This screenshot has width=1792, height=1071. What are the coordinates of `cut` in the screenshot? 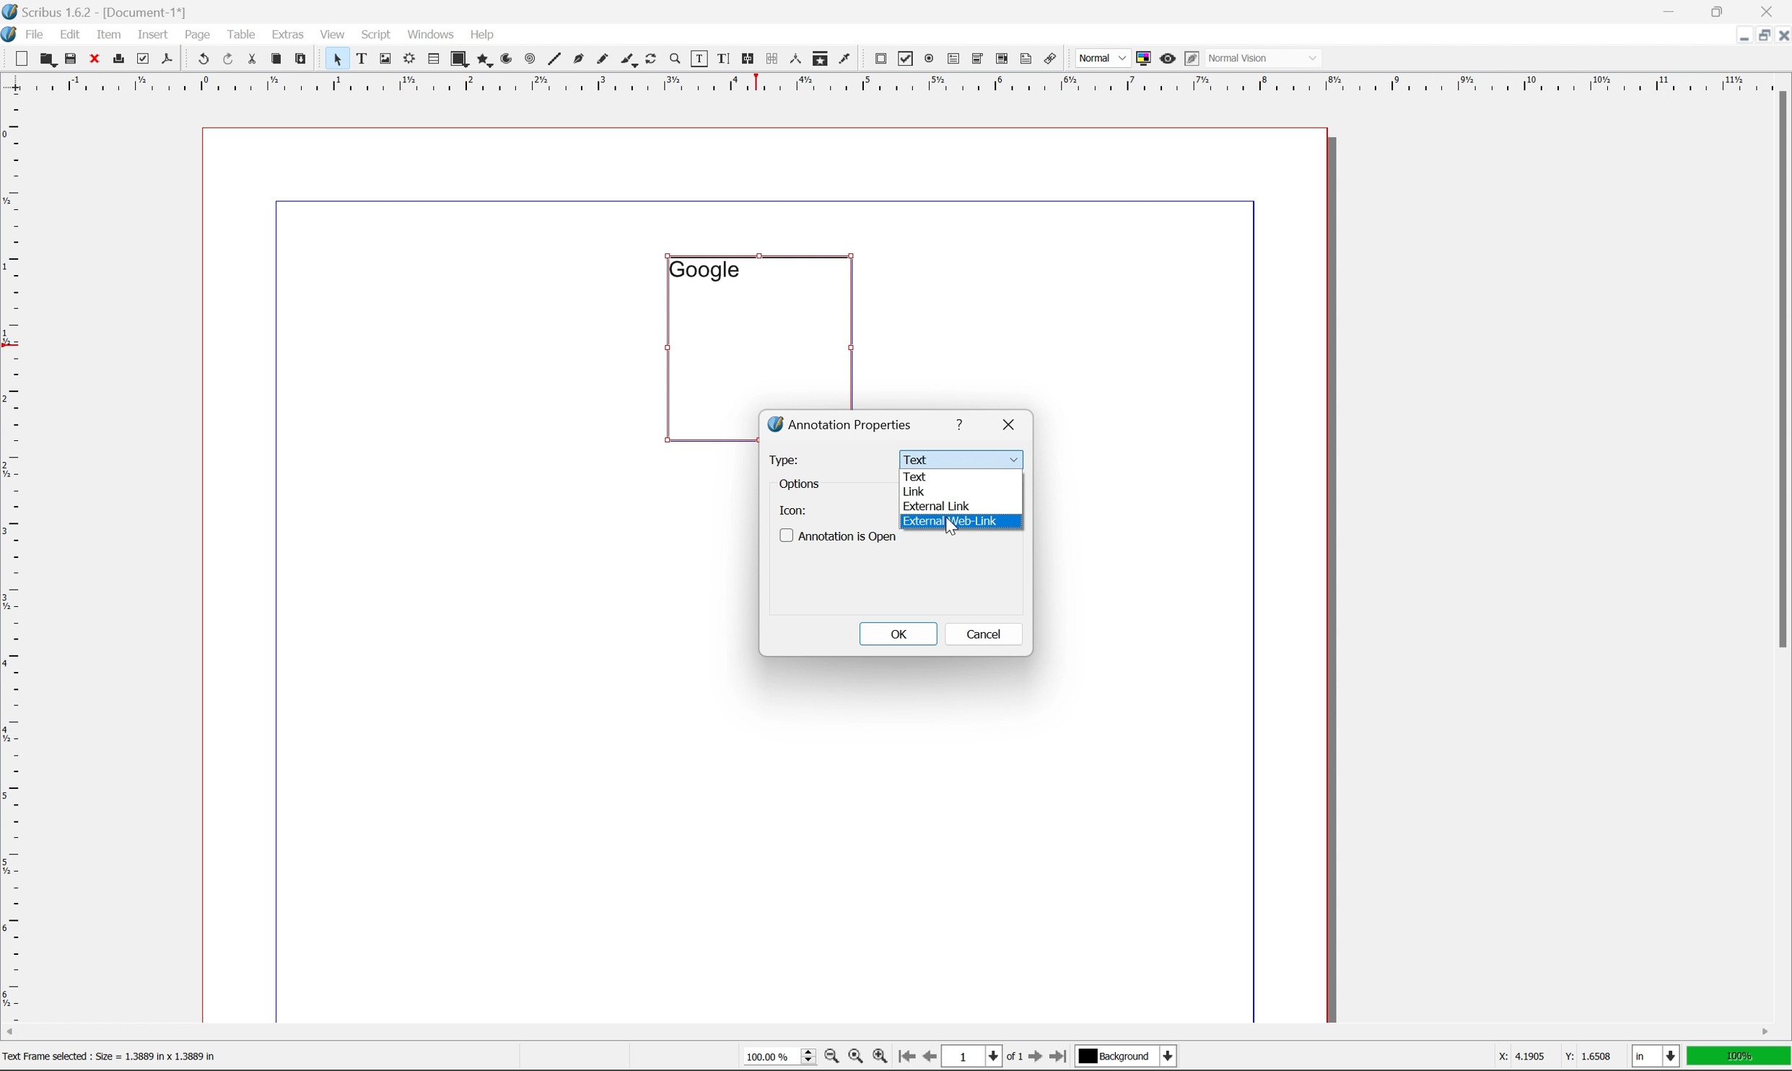 It's located at (252, 58).